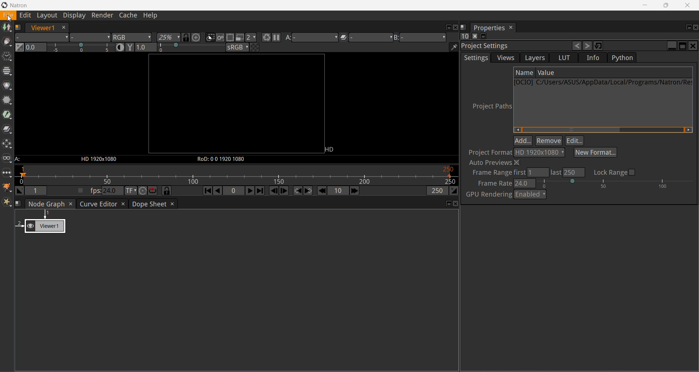 This screenshot has width=699, height=372. What do you see at coordinates (98, 204) in the screenshot?
I see `Curve Editor` at bounding box center [98, 204].